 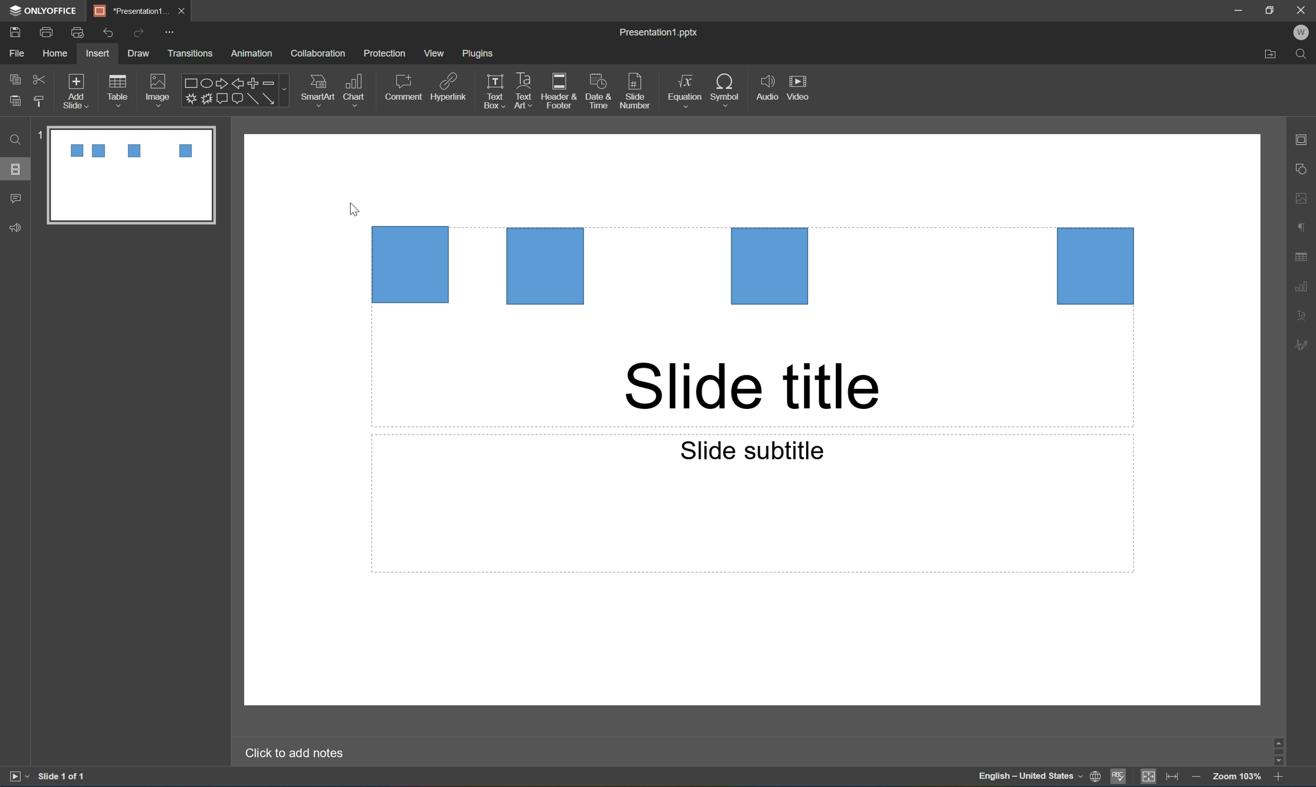 I want to click on copy, so click(x=14, y=78).